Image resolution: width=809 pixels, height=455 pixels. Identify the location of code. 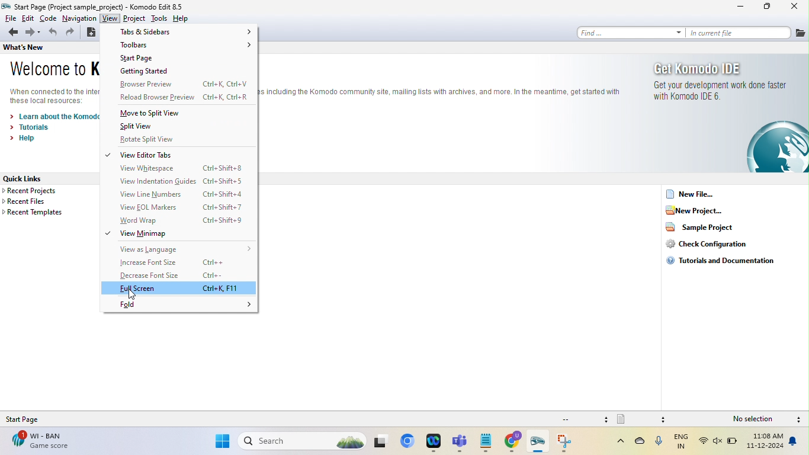
(49, 19).